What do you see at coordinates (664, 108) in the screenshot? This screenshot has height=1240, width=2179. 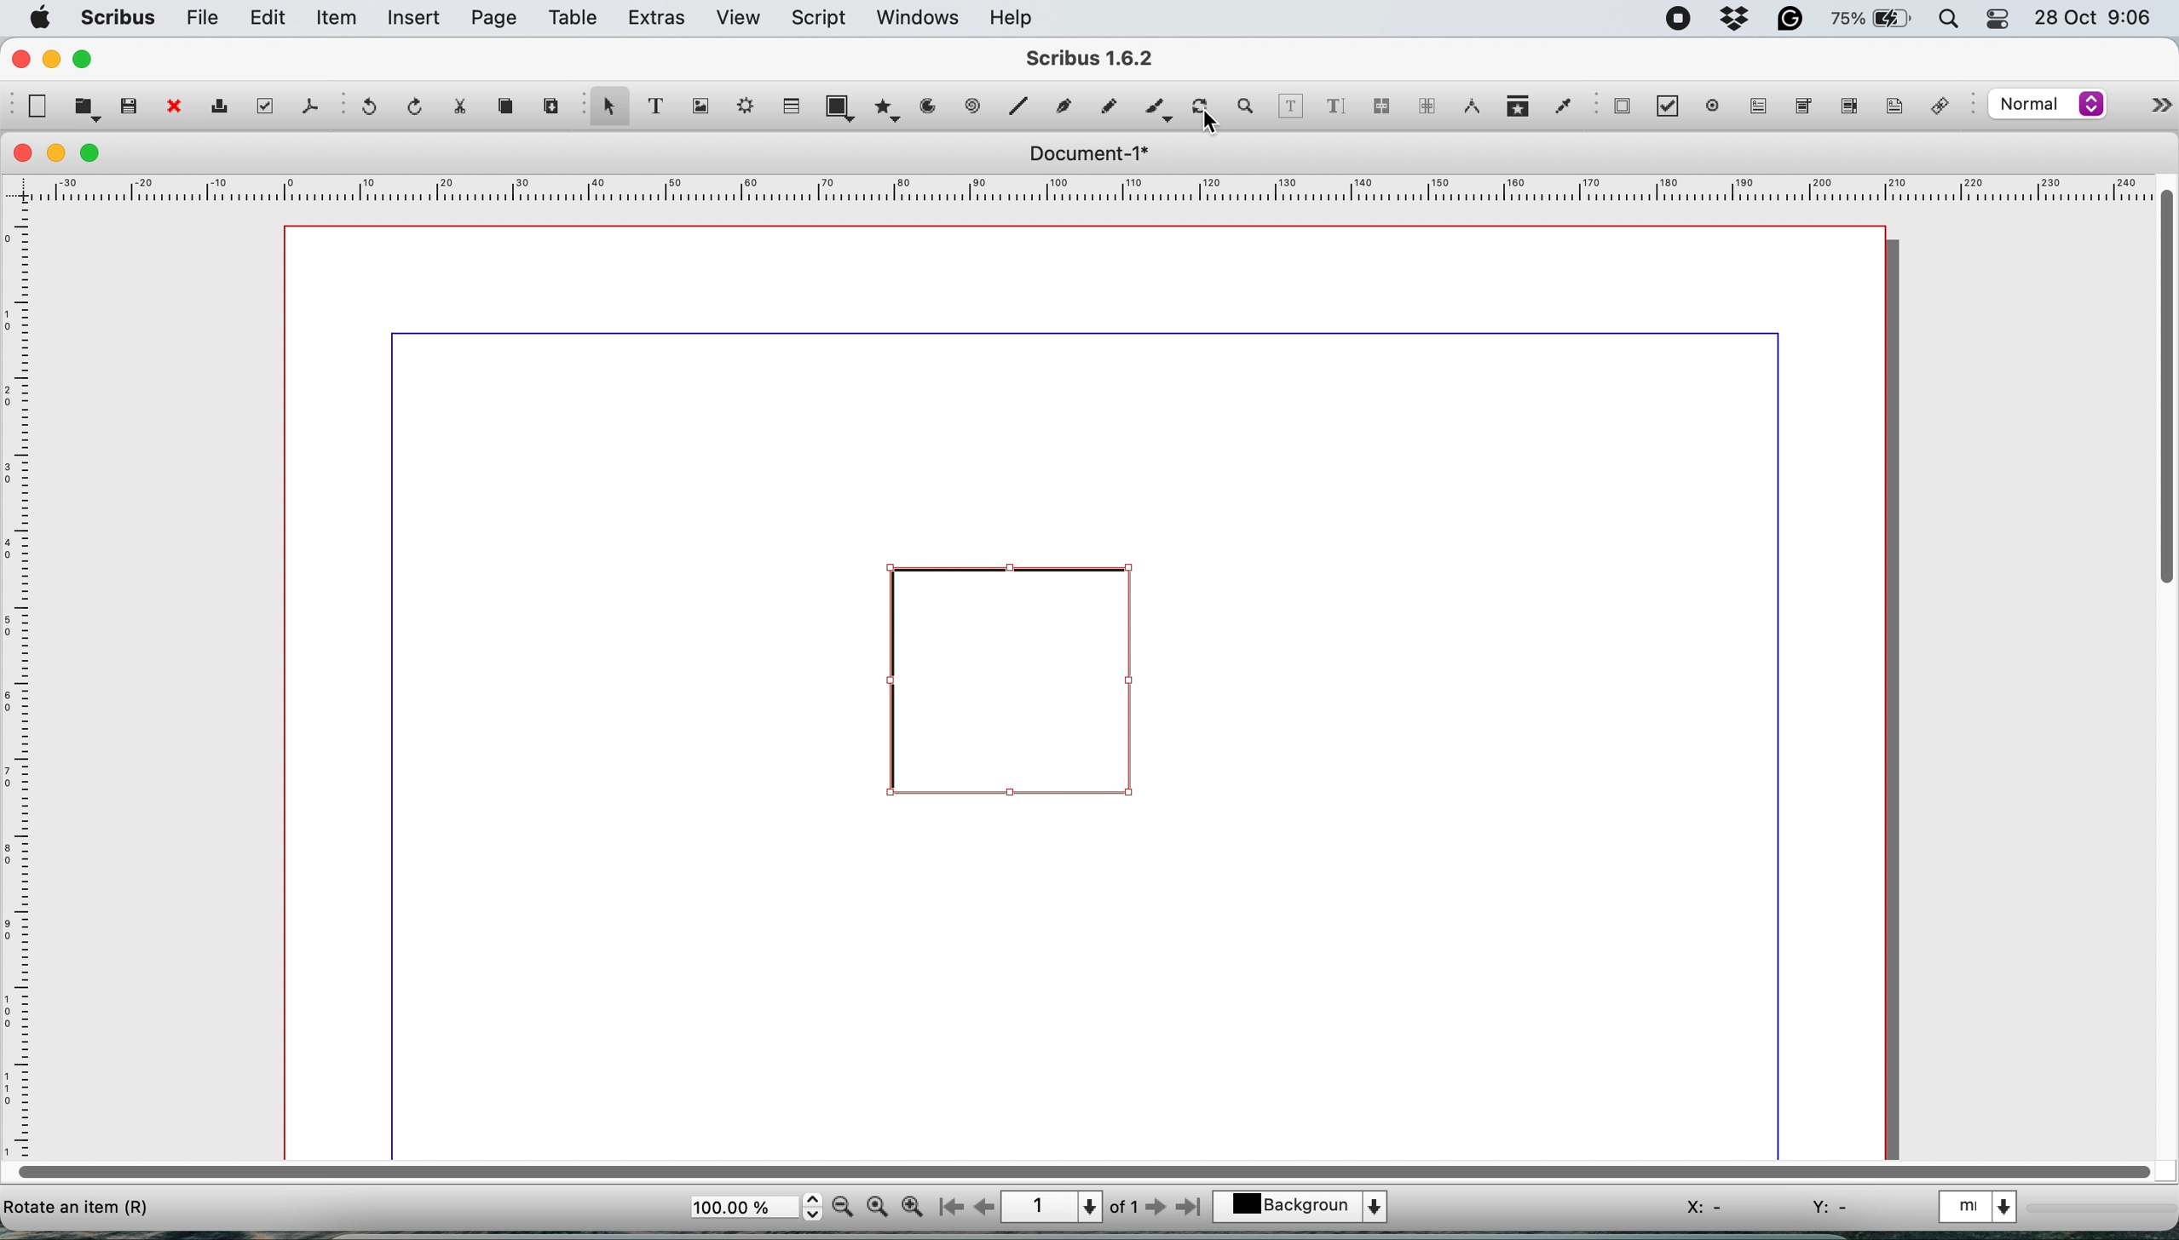 I see `text frame` at bounding box center [664, 108].